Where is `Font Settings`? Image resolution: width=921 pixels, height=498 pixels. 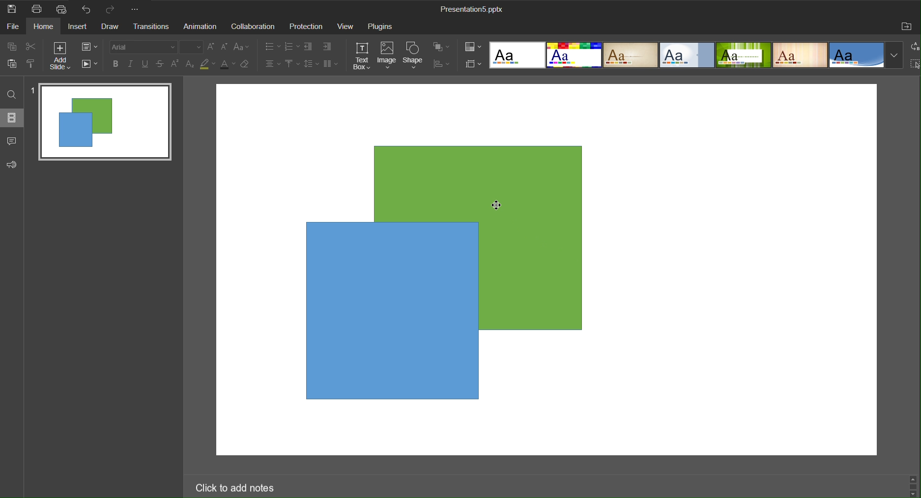
Font Settings is located at coordinates (157, 48).